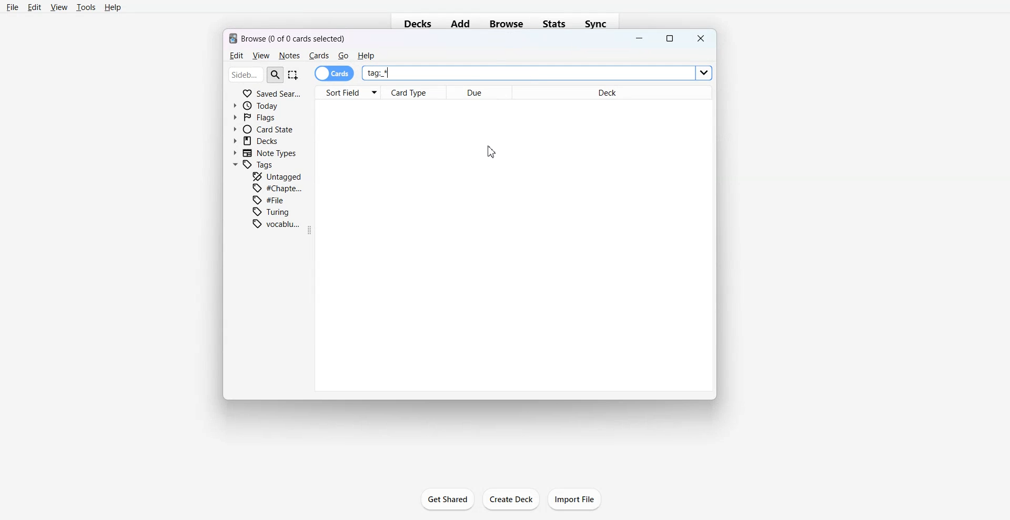 This screenshot has height=520, width=1010. I want to click on Decks, so click(257, 141).